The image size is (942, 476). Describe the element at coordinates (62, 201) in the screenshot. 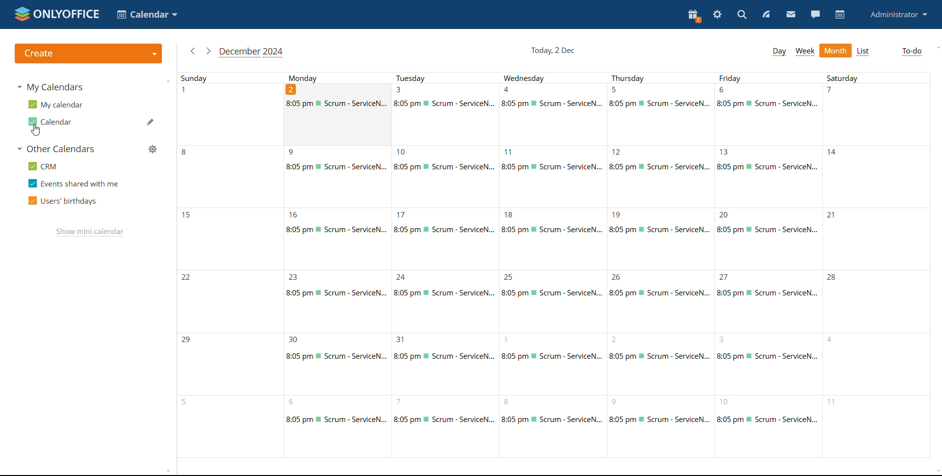

I see `users' birthdays` at that location.